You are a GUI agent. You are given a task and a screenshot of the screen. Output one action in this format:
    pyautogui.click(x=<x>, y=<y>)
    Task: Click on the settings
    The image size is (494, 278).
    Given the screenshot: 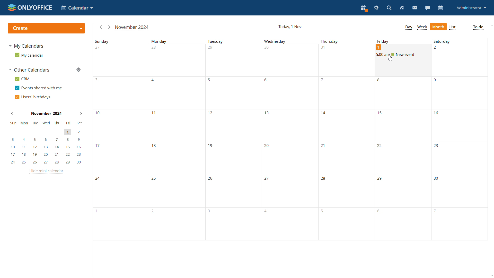 What is the action you would take?
    pyautogui.click(x=376, y=8)
    